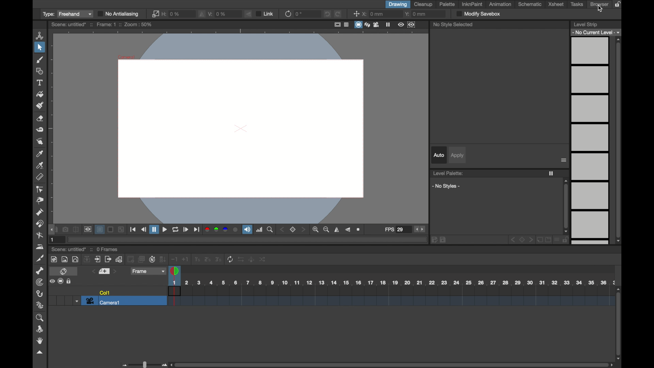 This screenshot has width=654, height=368. I want to click on y, so click(415, 14).